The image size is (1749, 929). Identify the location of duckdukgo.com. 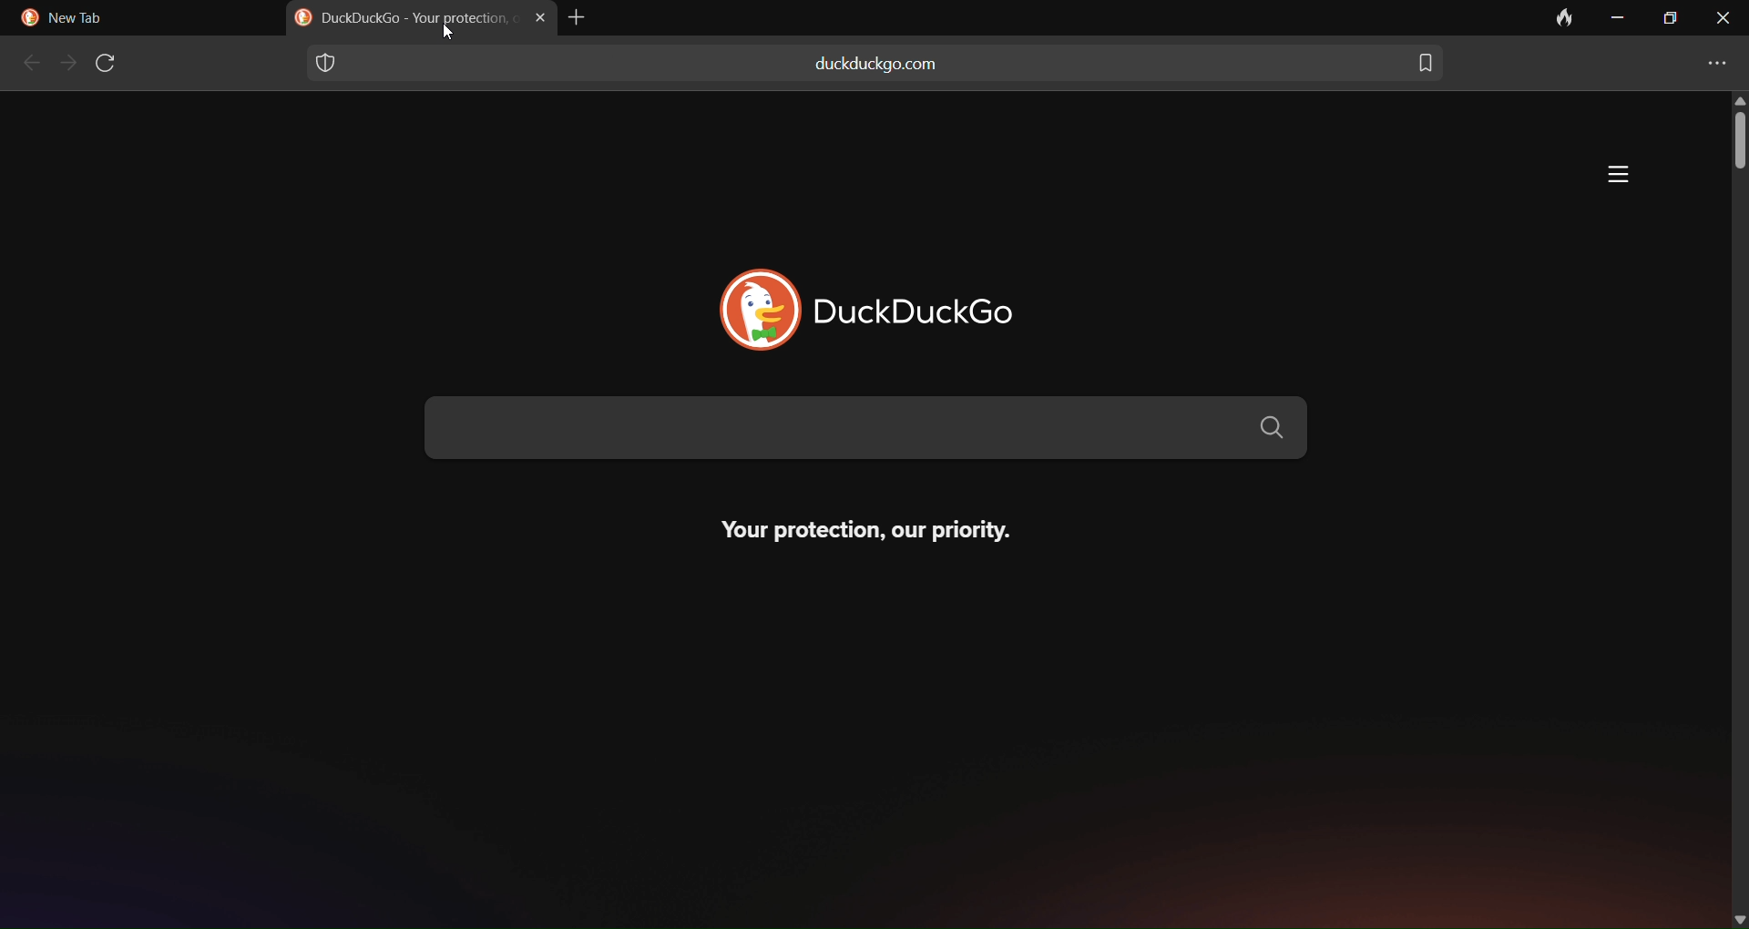
(878, 72).